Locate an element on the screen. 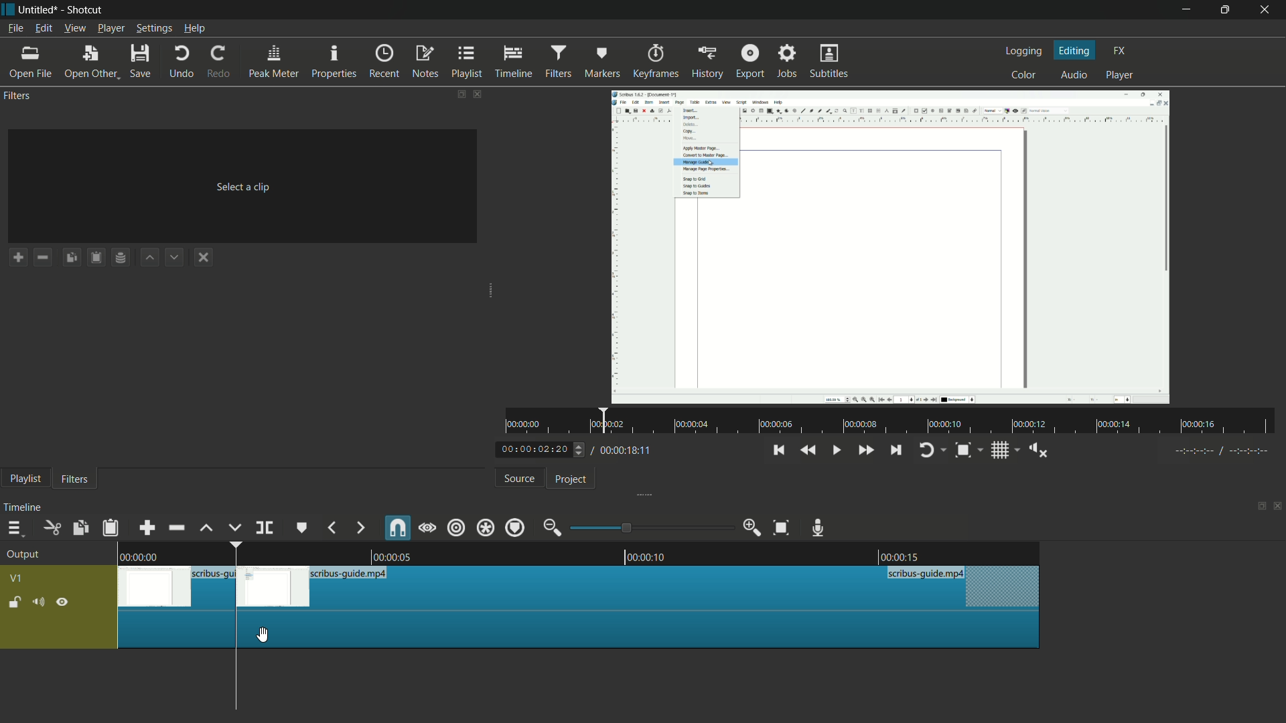 This screenshot has width=1286, height=723. quickly play backward is located at coordinates (810, 450).